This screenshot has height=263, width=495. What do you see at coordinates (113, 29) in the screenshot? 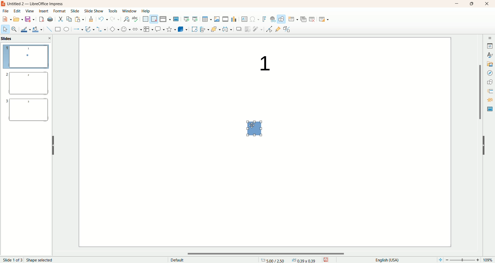
I see `basic shapes` at bounding box center [113, 29].